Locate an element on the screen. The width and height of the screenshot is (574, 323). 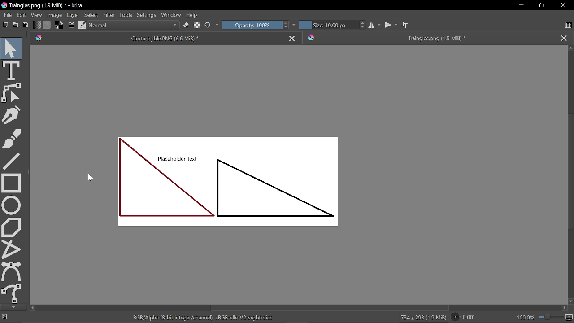
RGB/Alpha (8 - bit integer/channel) sRGB is located at coordinates (204, 317).